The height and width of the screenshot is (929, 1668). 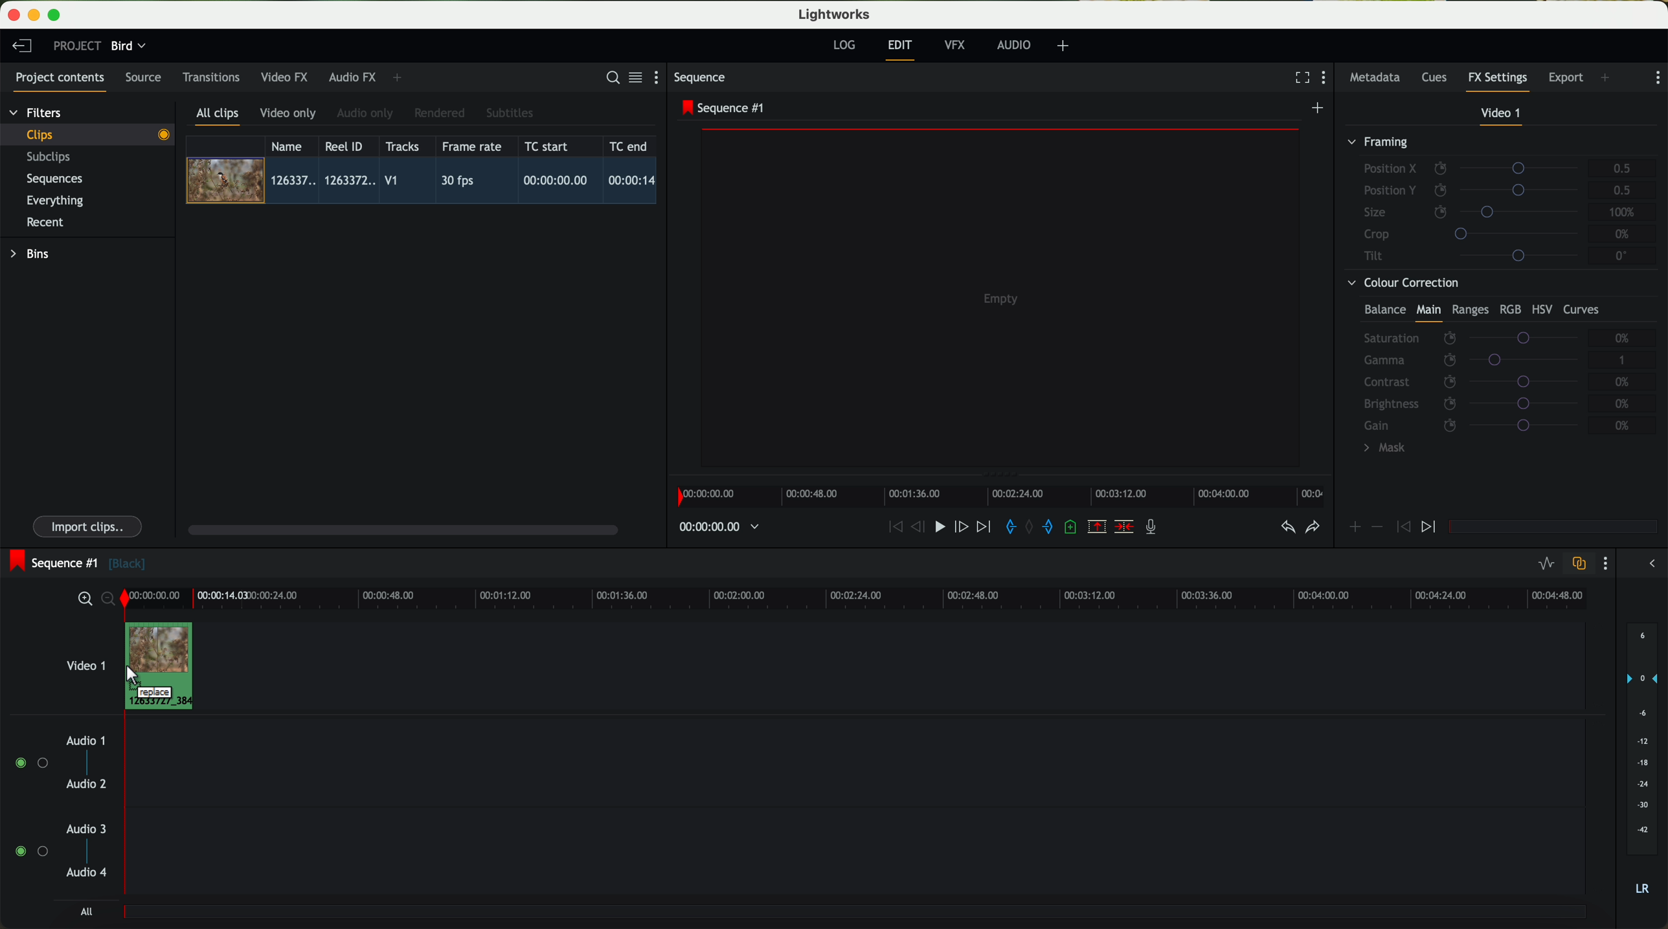 What do you see at coordinates (1156, 528) in the screenshot?
I see `record a voice-over` at bounding box center [1156, 528].